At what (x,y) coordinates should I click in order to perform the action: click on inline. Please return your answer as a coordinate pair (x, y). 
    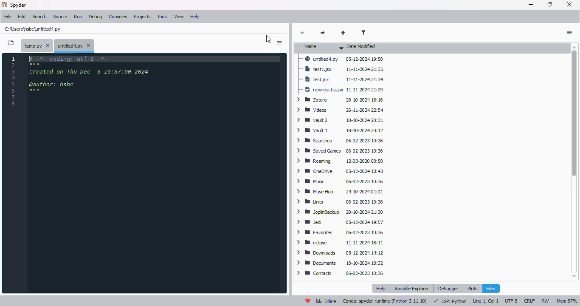
    Looking at the image, I should click on (326, 301).